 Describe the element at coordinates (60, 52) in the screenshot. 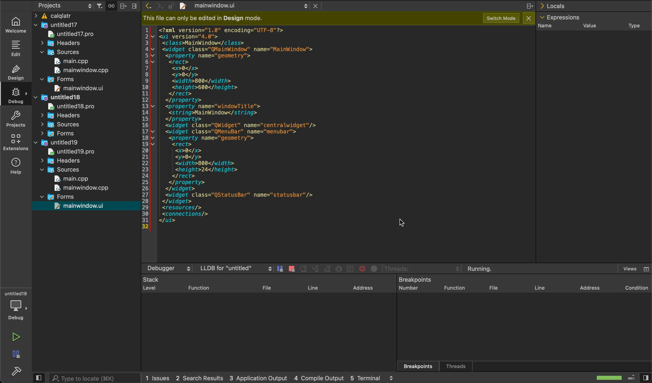

I see `sources` at that location.